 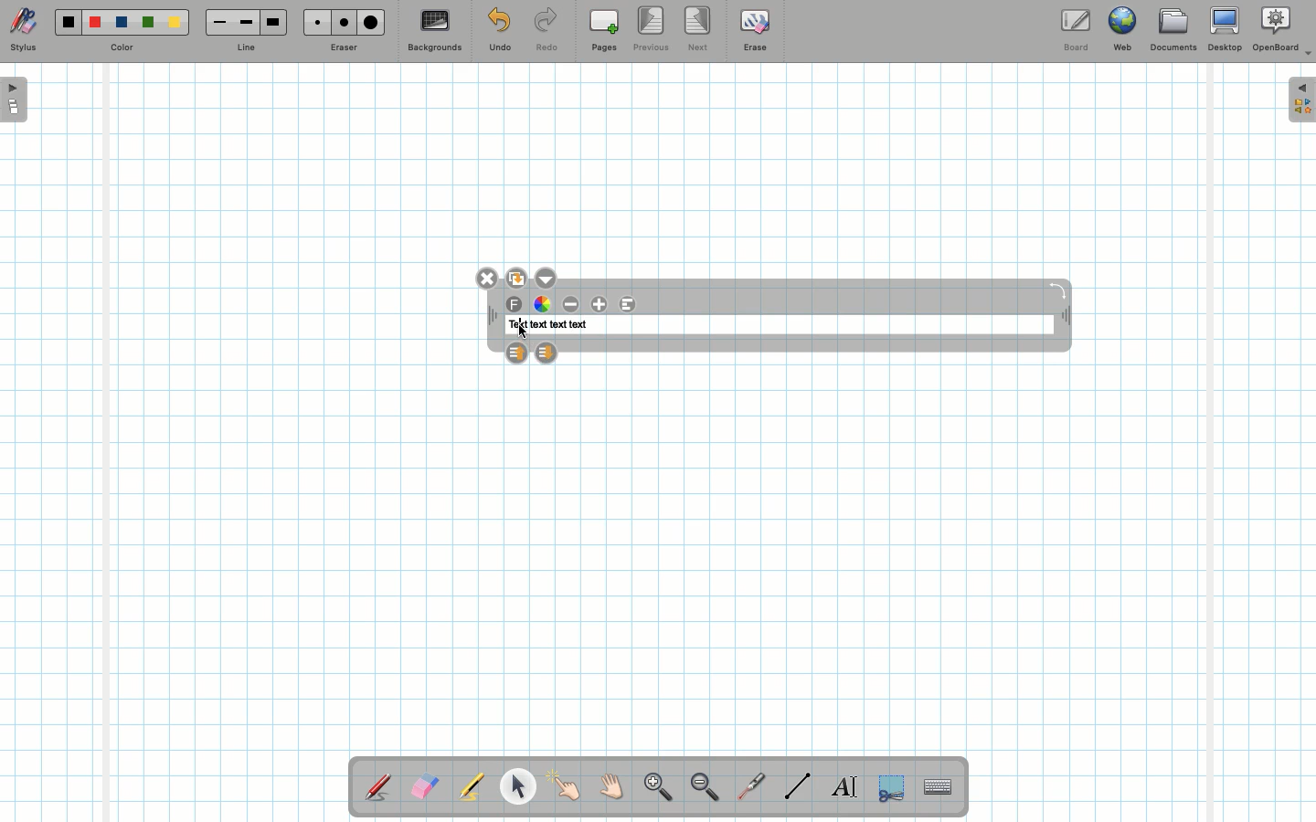 What do you see at coordinates (754, 29) in the screenshot?
I see `Erase` at bounding box center [754, 29].